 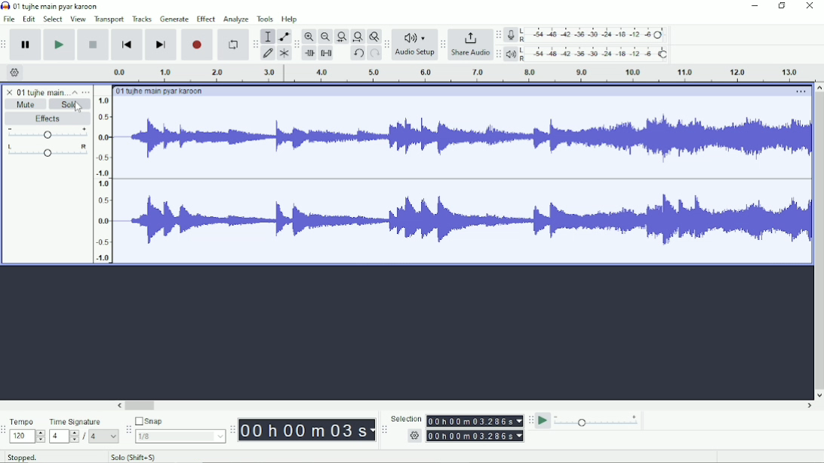 I want to click on File, so click(x=9, y=19).